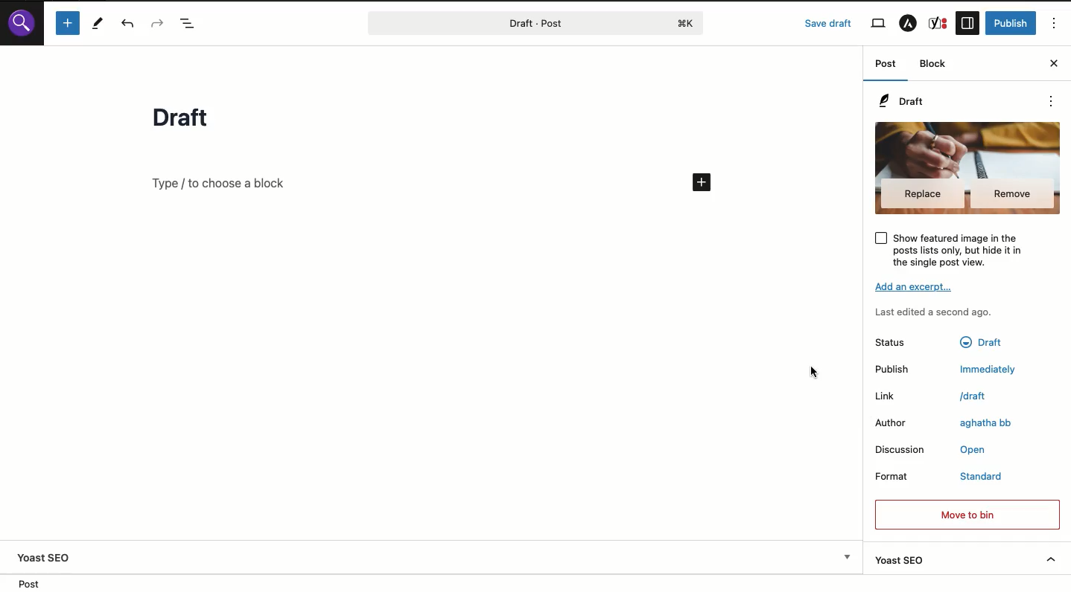 The height and width of the screenshot is (592, 1071). Describe the element at coordinates (847, 556) in the screenshot. I see `Drop-down ` at that location.